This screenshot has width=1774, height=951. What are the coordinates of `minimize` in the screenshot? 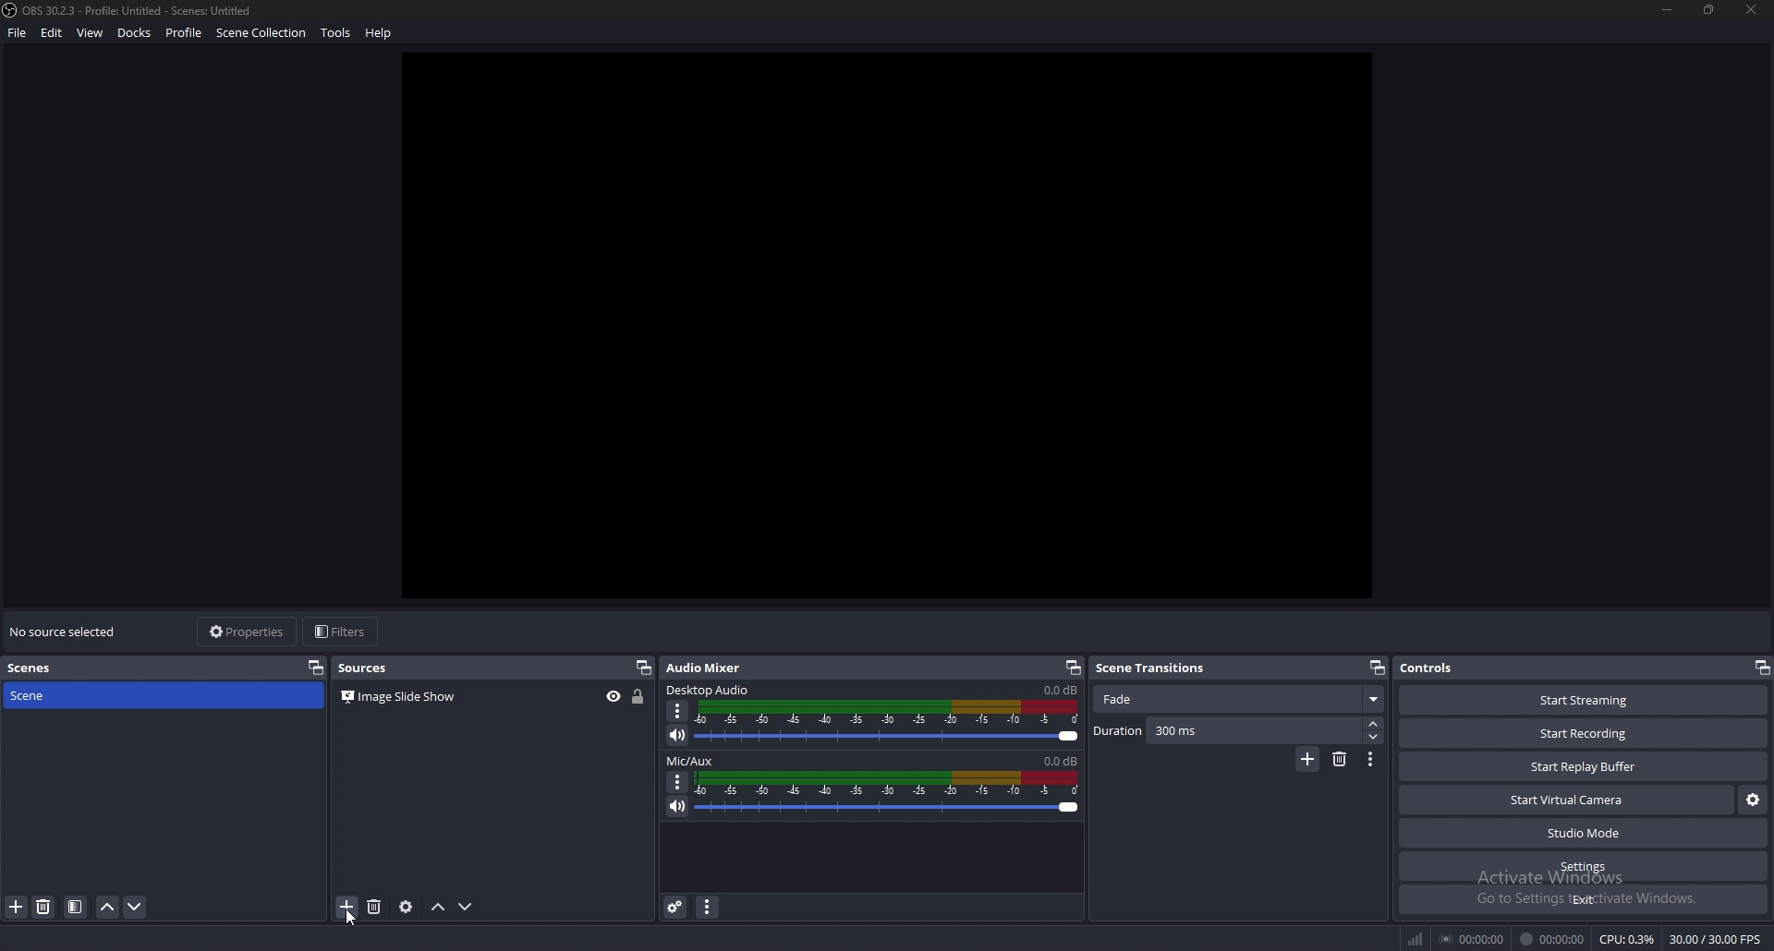 It's located at (1669, 10).